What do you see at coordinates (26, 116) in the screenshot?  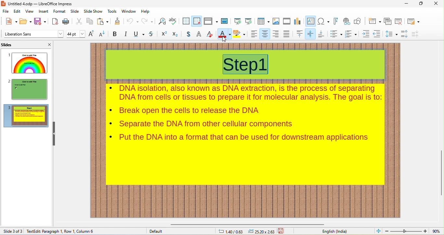 I see `slide3` at bounding box center [26, 116].